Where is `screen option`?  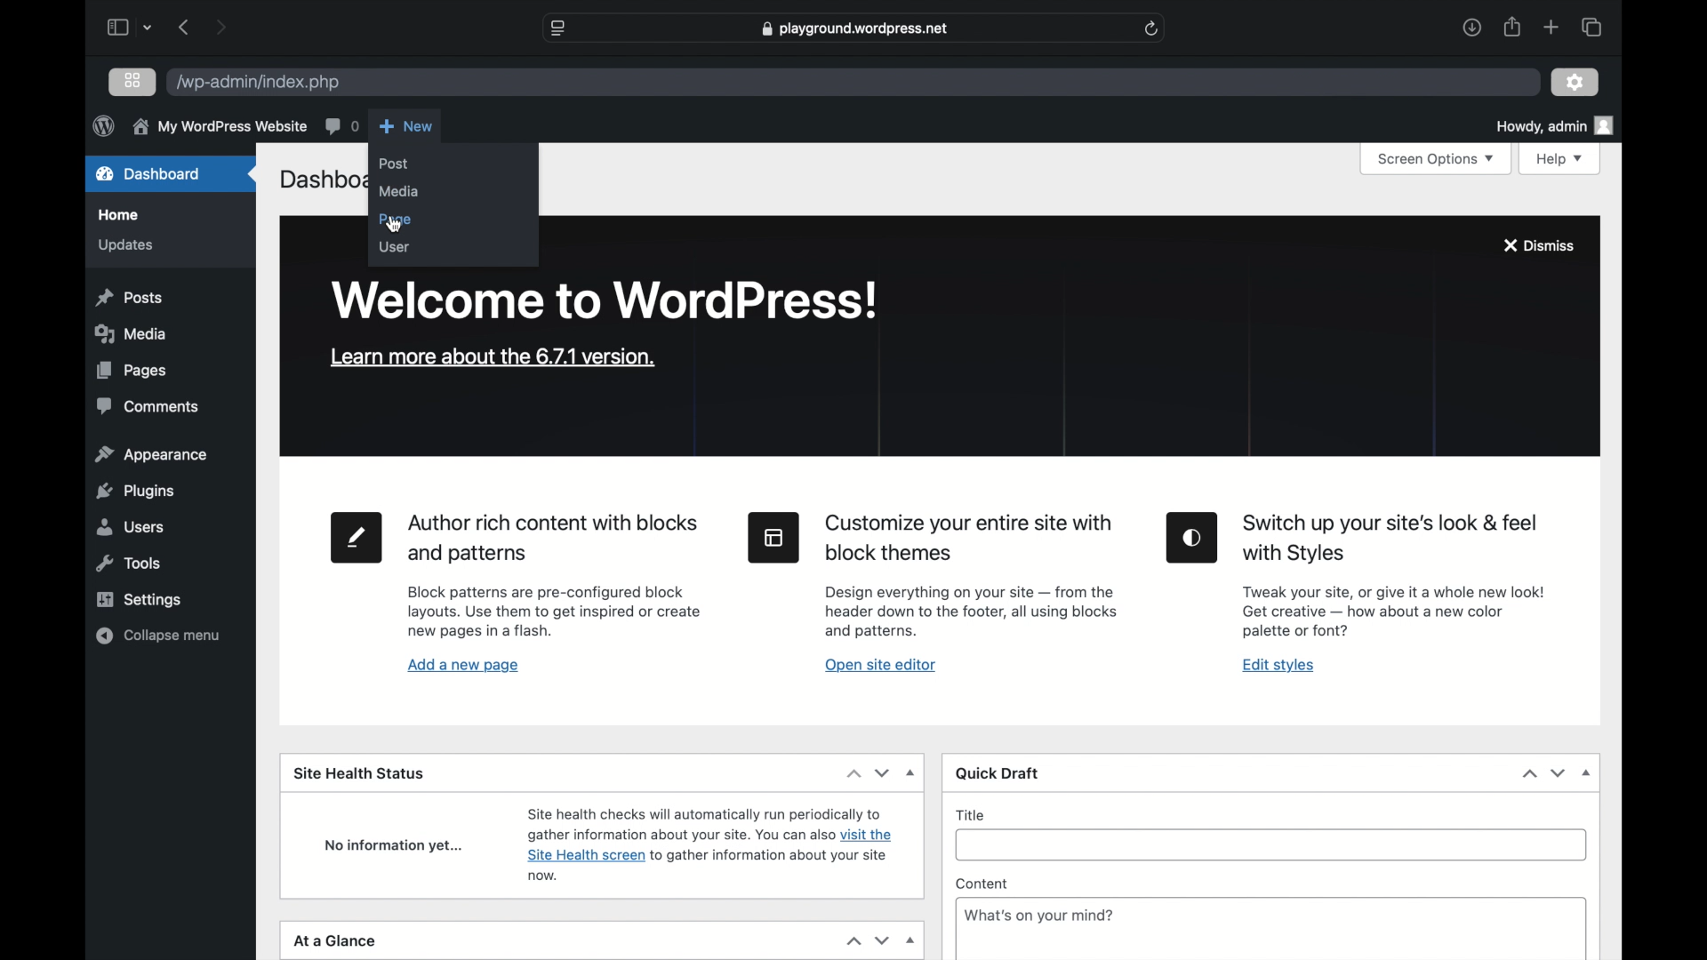
screen option is located at coordinates (1437, 160).